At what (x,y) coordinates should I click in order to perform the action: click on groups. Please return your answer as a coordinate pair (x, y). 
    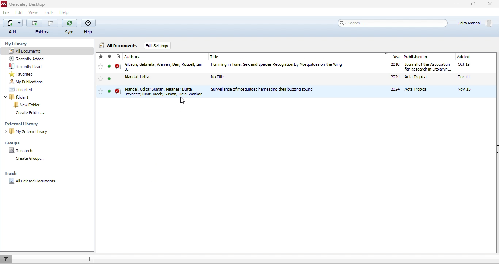
    Looking at the image, I should click on (15, 143).